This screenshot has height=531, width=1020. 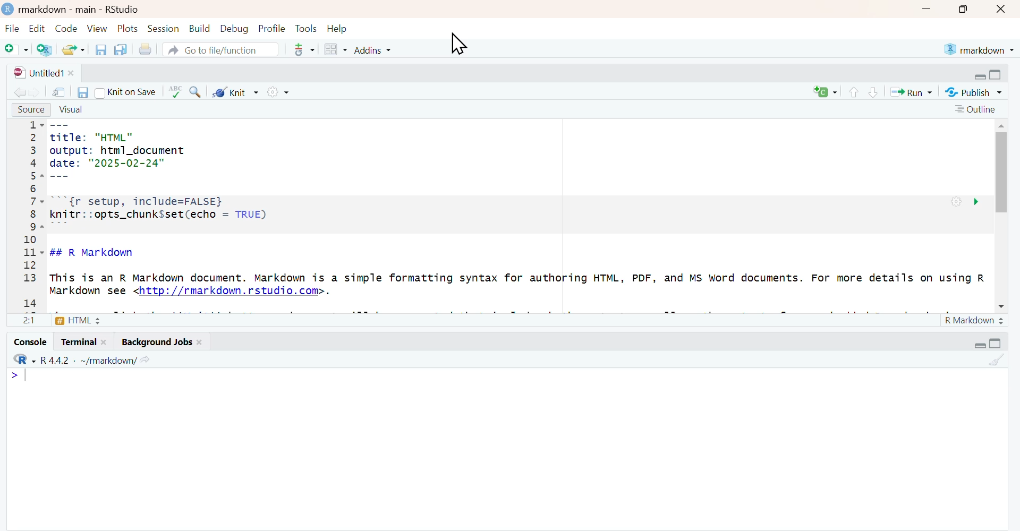 I want to click on minimize, so click(x=979, y=346).